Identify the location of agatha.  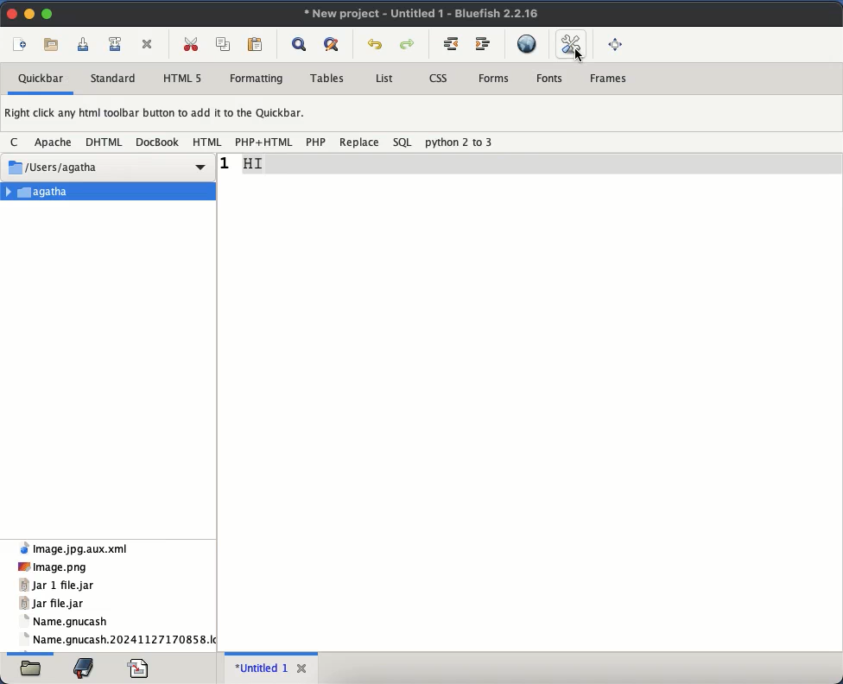
(110, 190).